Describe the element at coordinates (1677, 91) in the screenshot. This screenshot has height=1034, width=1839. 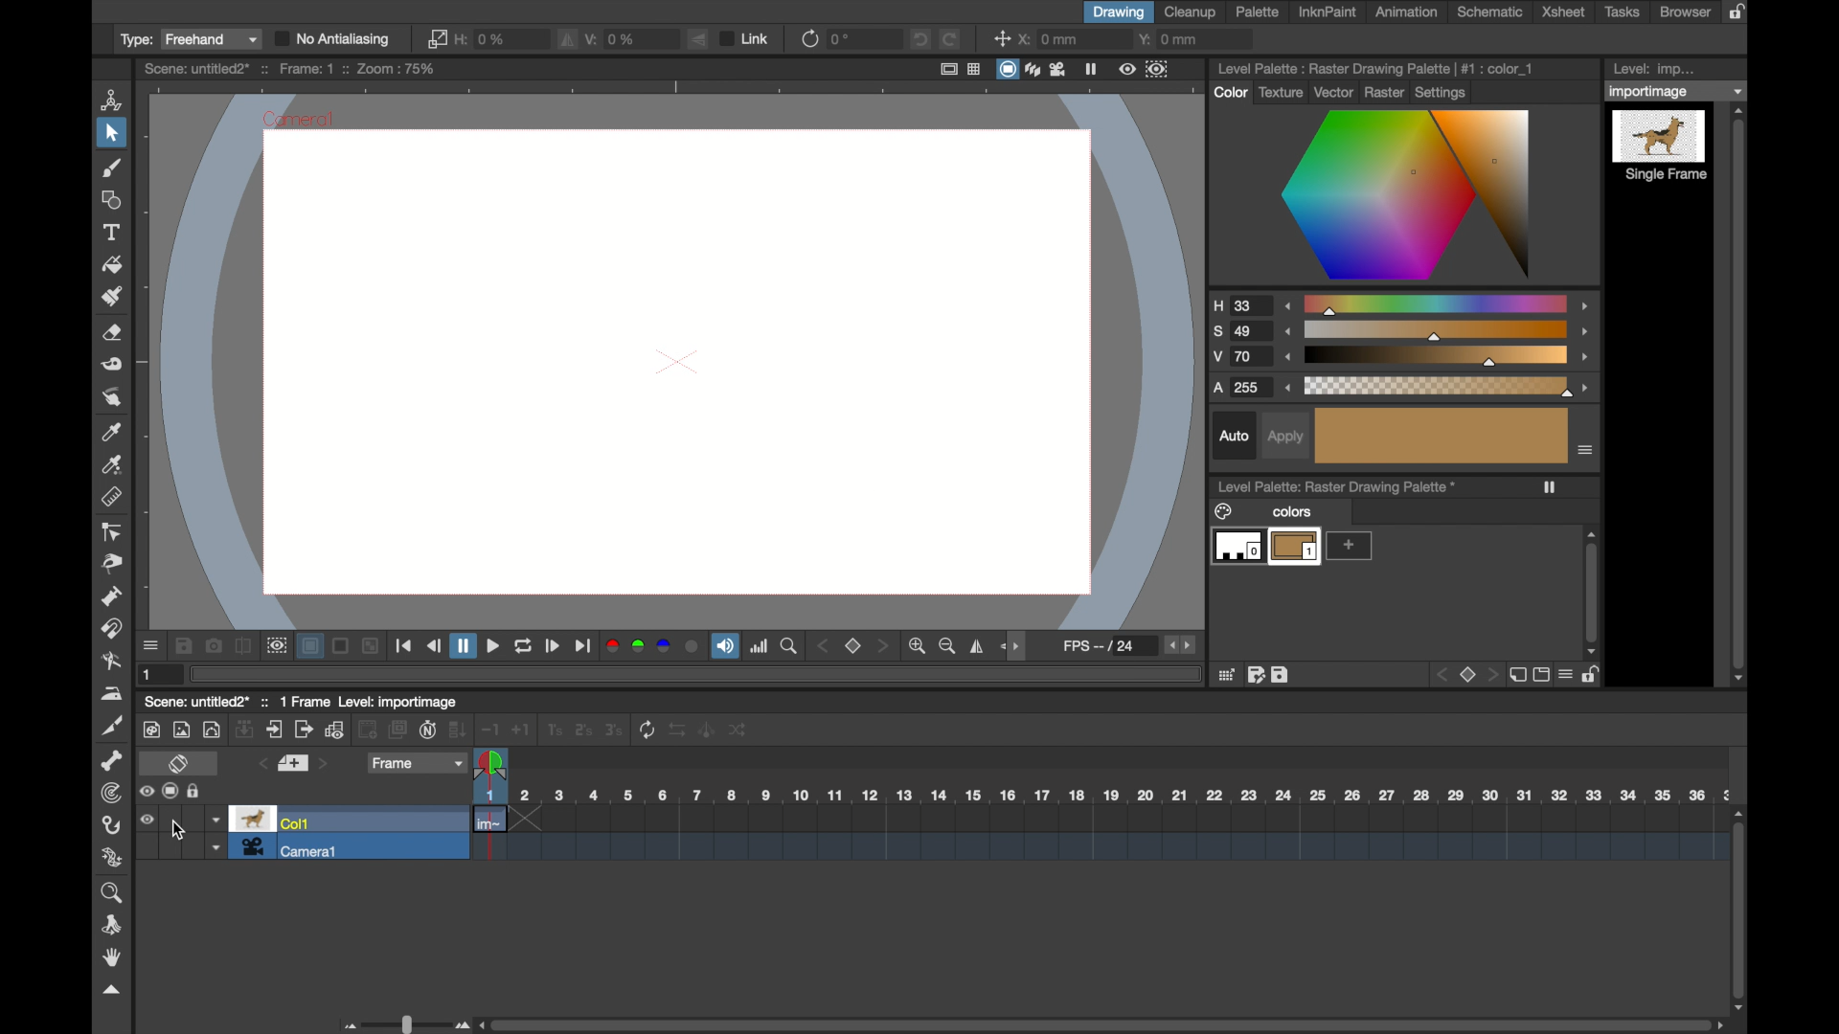
I see `dropdown` at that location.